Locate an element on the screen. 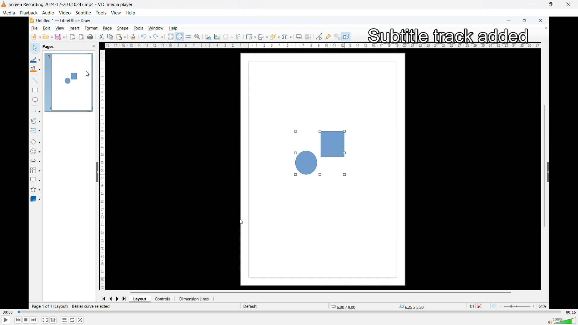  hide is located at coordinates (96, 172).